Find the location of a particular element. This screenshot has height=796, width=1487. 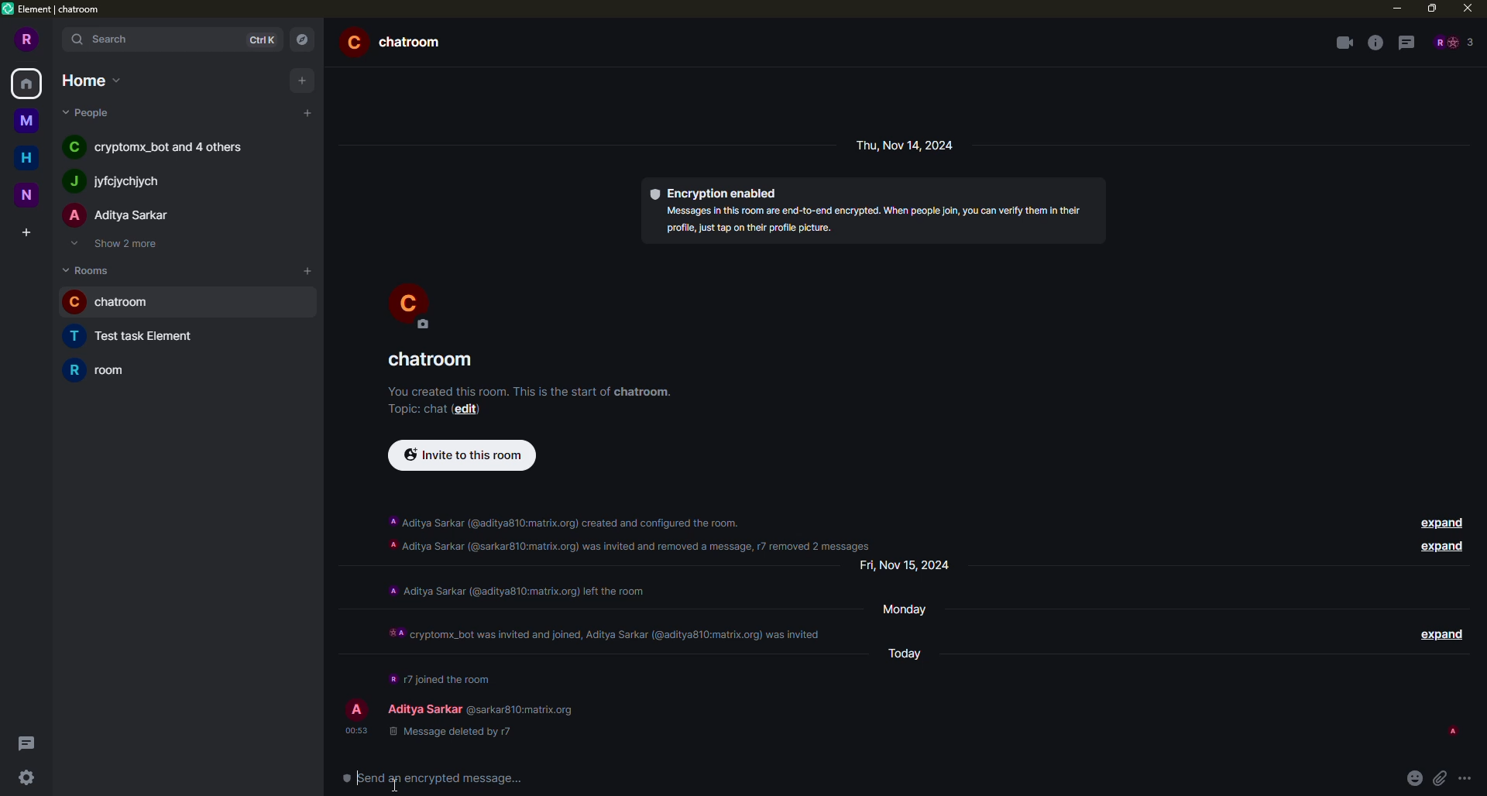

emoji is located at coordinates (1415, 777).